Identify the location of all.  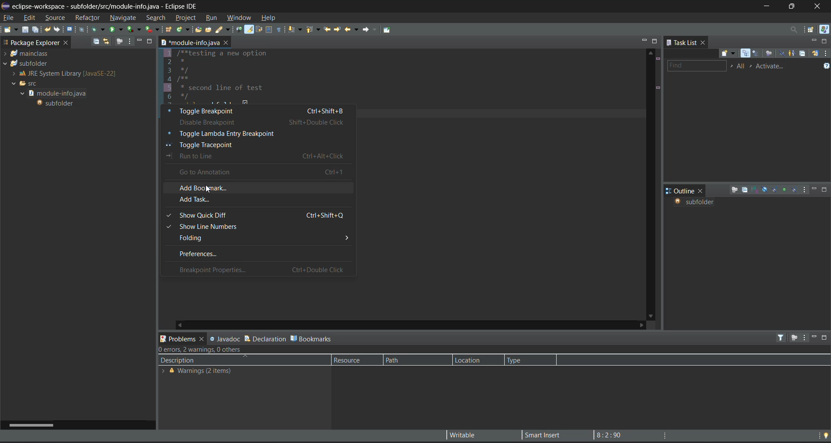
(741, 66).